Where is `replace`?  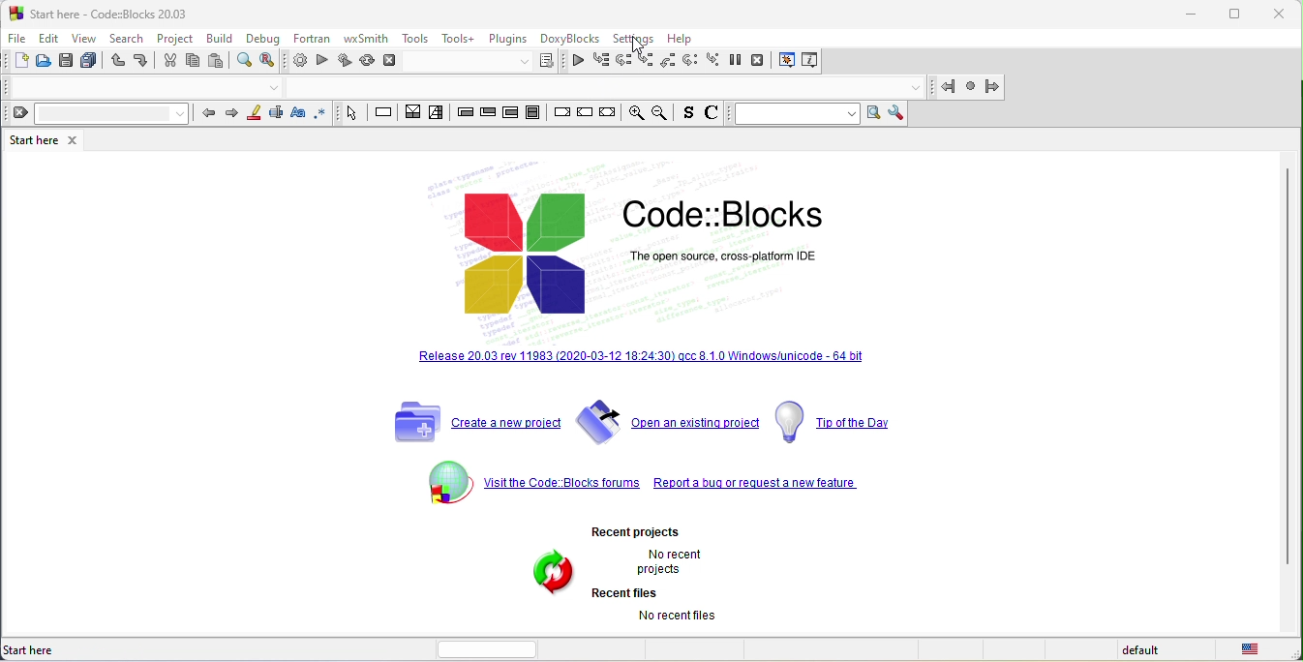
replace is located at coordinates (270, 64).